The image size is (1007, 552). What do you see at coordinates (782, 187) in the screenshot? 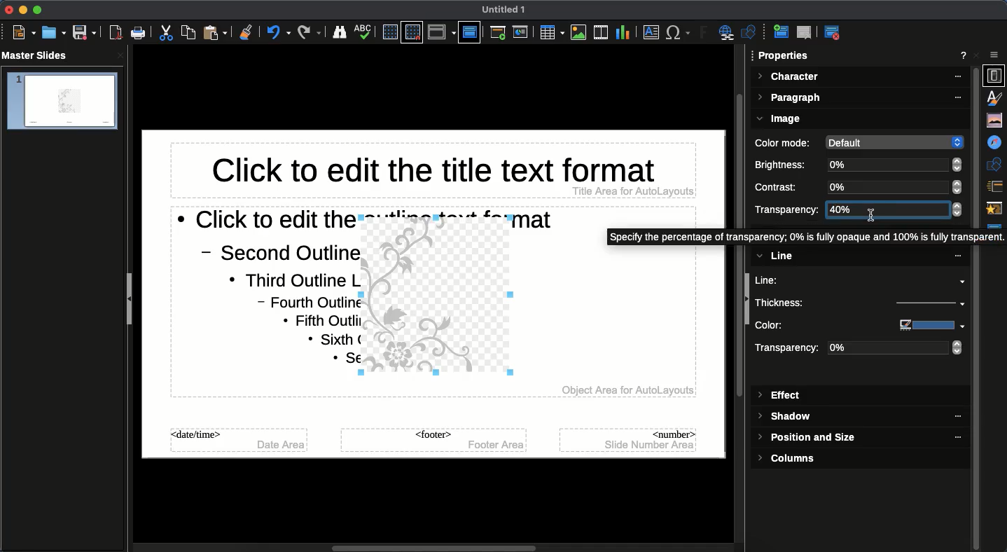
I see `Contrast` at bounding box center [782, 187].